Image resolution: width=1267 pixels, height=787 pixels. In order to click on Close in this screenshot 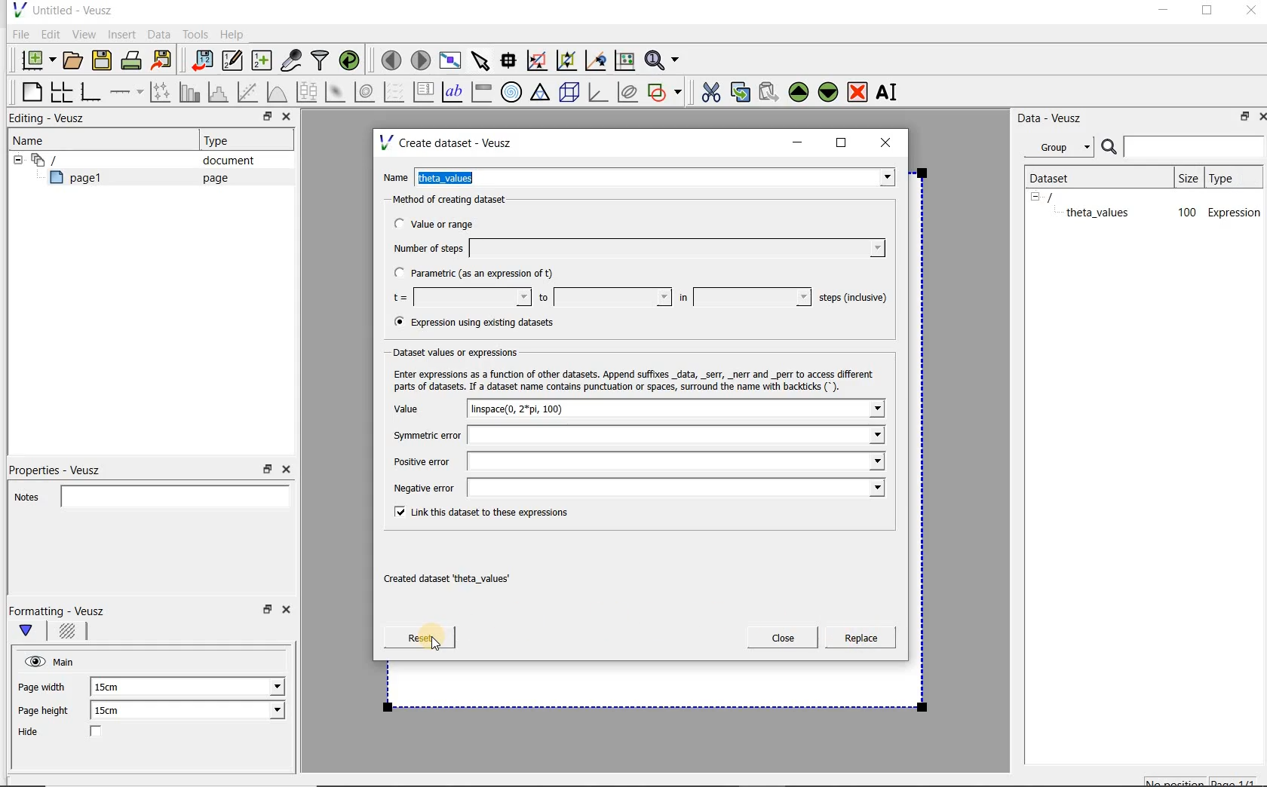, I will do `click(285, 118)`.